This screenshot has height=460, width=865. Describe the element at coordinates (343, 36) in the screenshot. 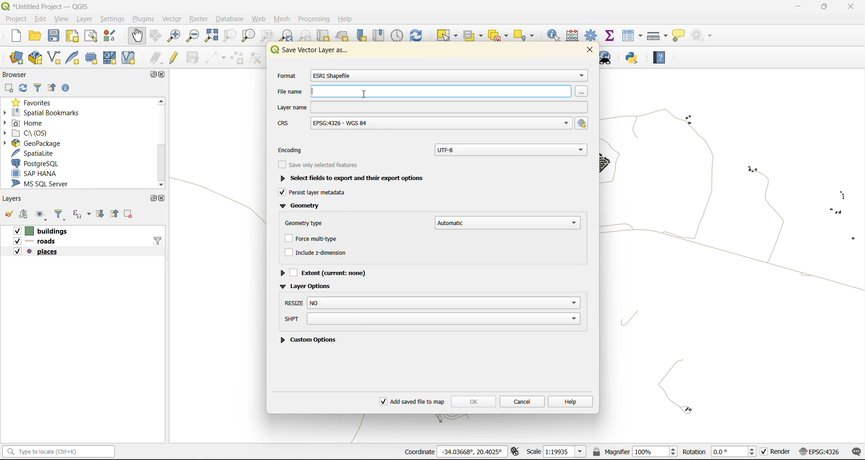

I see `new 3d map view` at that location.